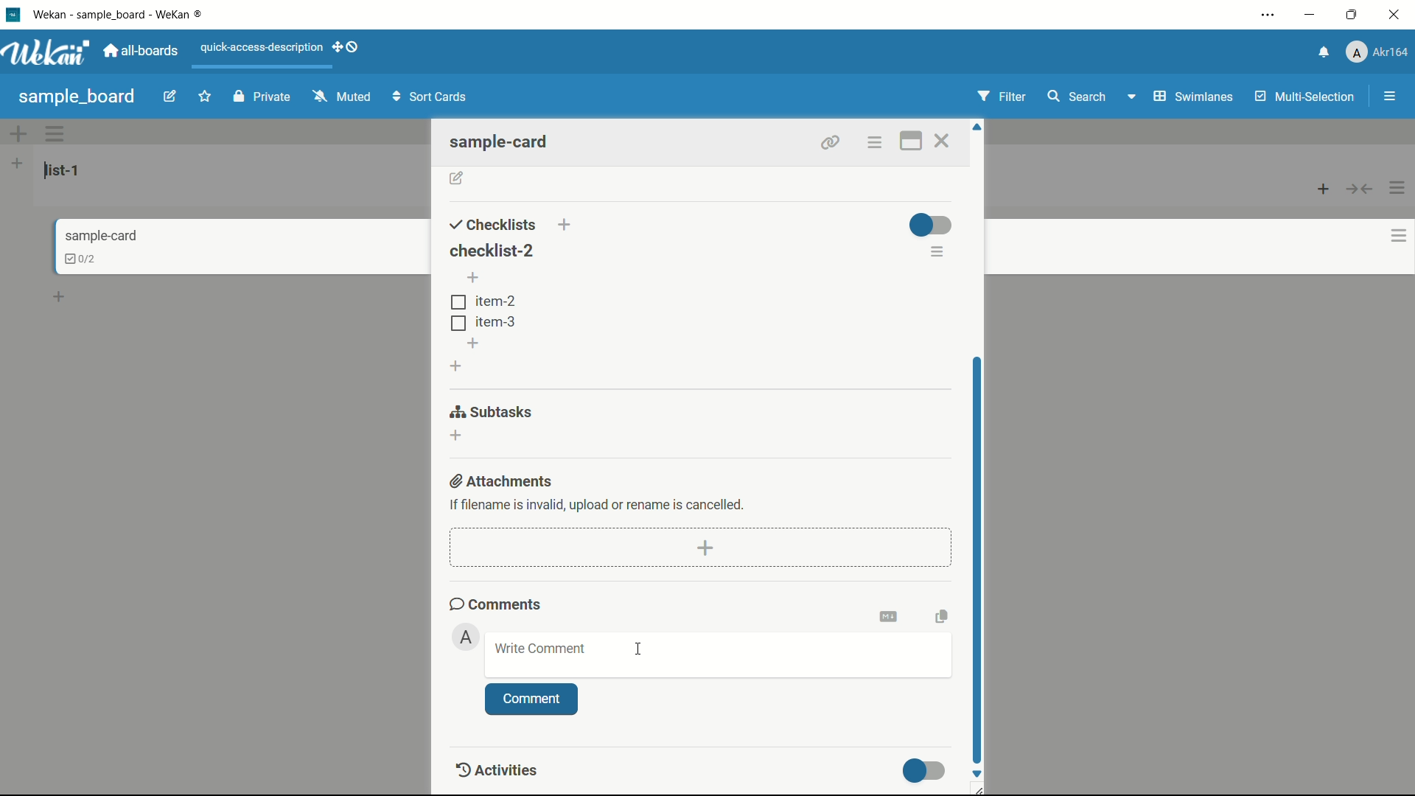  Describe the element at coordinates (340, 97) in the screenshot. I see `muted` at that location.